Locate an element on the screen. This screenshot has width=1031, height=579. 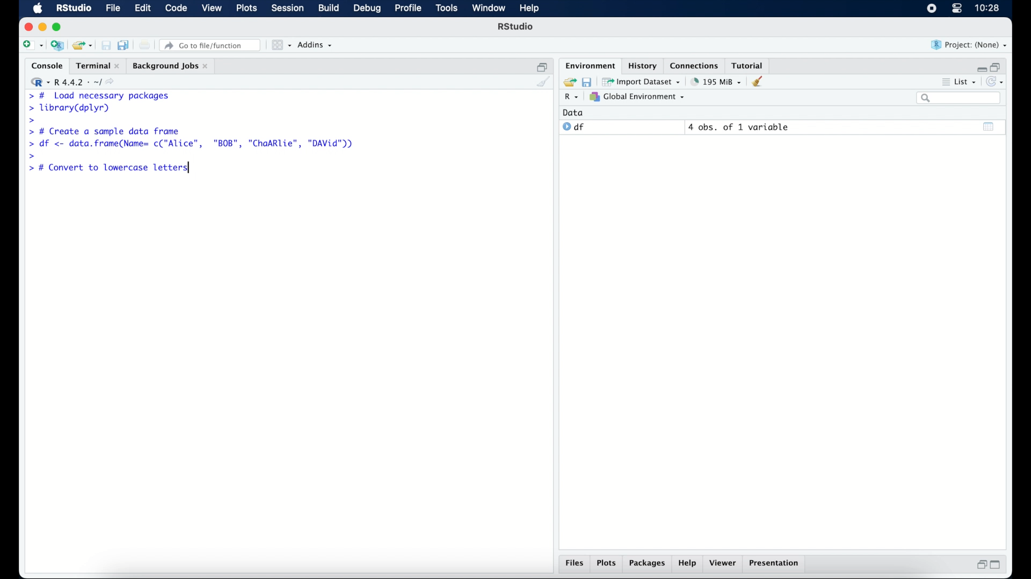
clear workspace is located at coordinates (761, 82).